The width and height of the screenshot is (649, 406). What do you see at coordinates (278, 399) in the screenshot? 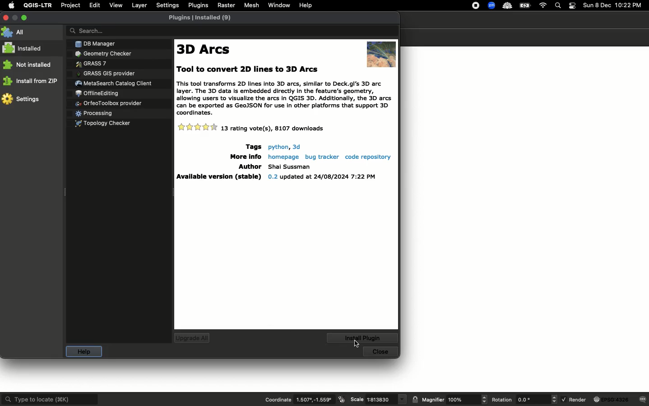
I see `Coordinate` at bounding box center [278, 399].